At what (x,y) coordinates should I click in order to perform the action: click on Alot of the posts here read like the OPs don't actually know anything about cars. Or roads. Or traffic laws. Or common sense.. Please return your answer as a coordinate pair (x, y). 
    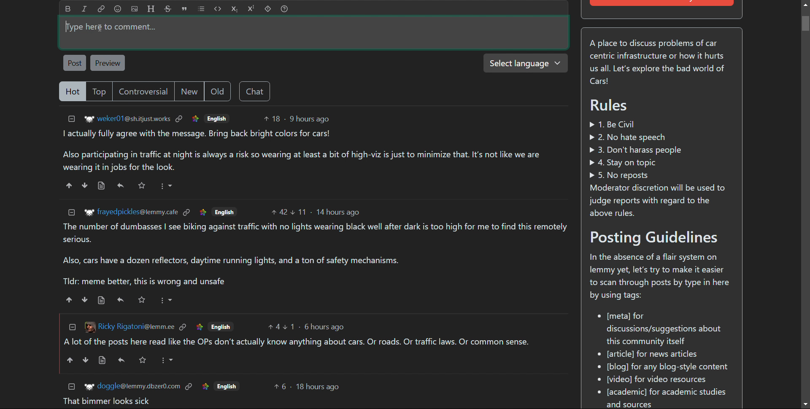
    Looking at the image, I should click on (298, 343).